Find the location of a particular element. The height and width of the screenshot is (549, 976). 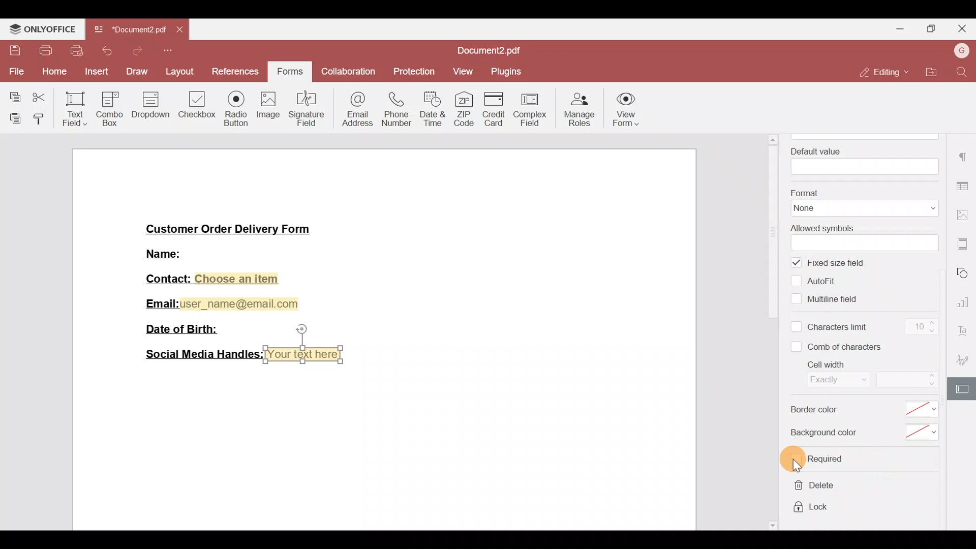

View form is located at coordinates (631, 108).